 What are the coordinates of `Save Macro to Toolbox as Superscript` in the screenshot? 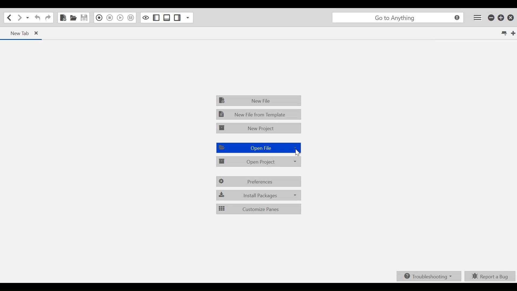 It's located at (131, 18).